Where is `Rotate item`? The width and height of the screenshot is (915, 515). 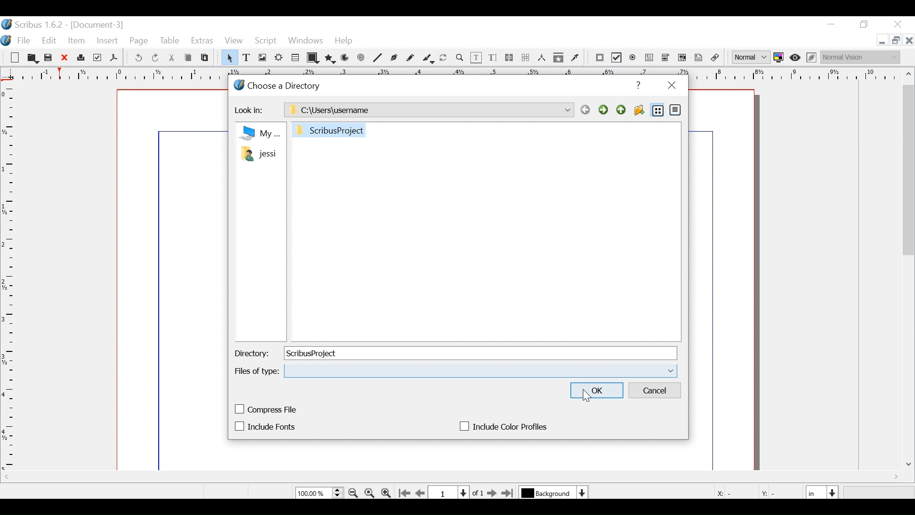
Rotate item is located at coordinates (445, 58).